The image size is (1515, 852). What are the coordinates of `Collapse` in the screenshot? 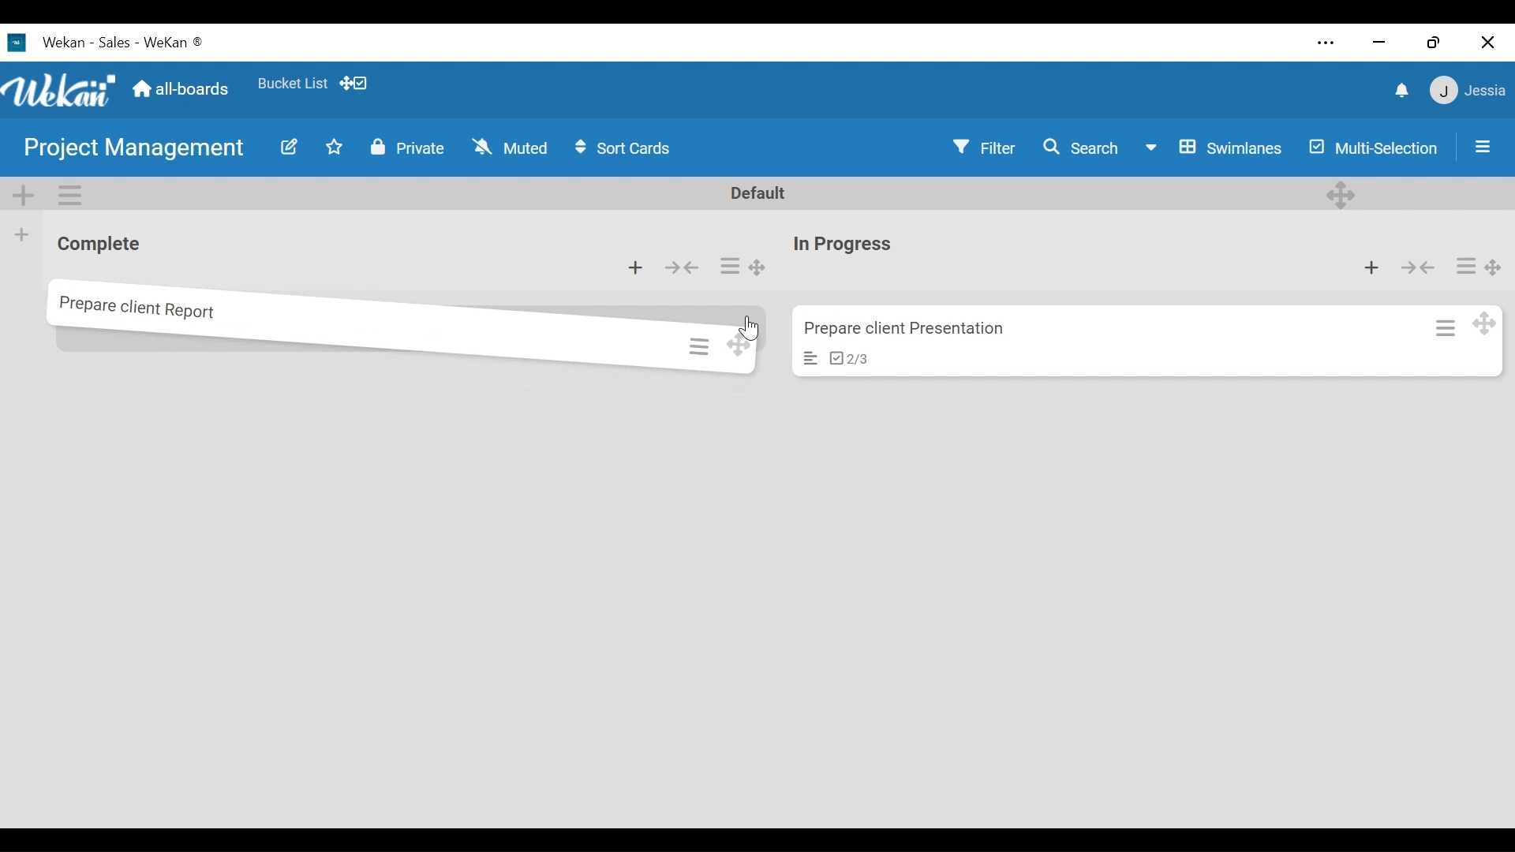 It's located at (1420, 268).